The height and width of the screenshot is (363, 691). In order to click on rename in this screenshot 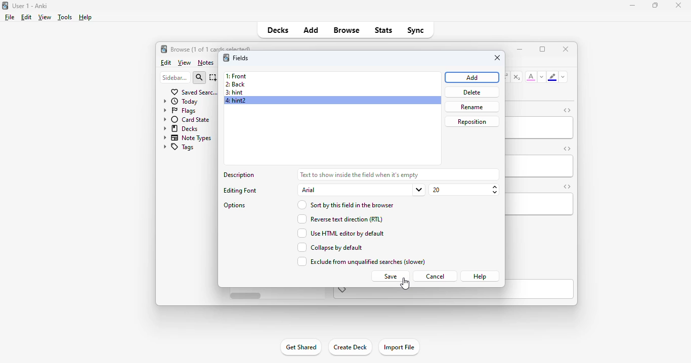, I will do `click(471, 107)`.